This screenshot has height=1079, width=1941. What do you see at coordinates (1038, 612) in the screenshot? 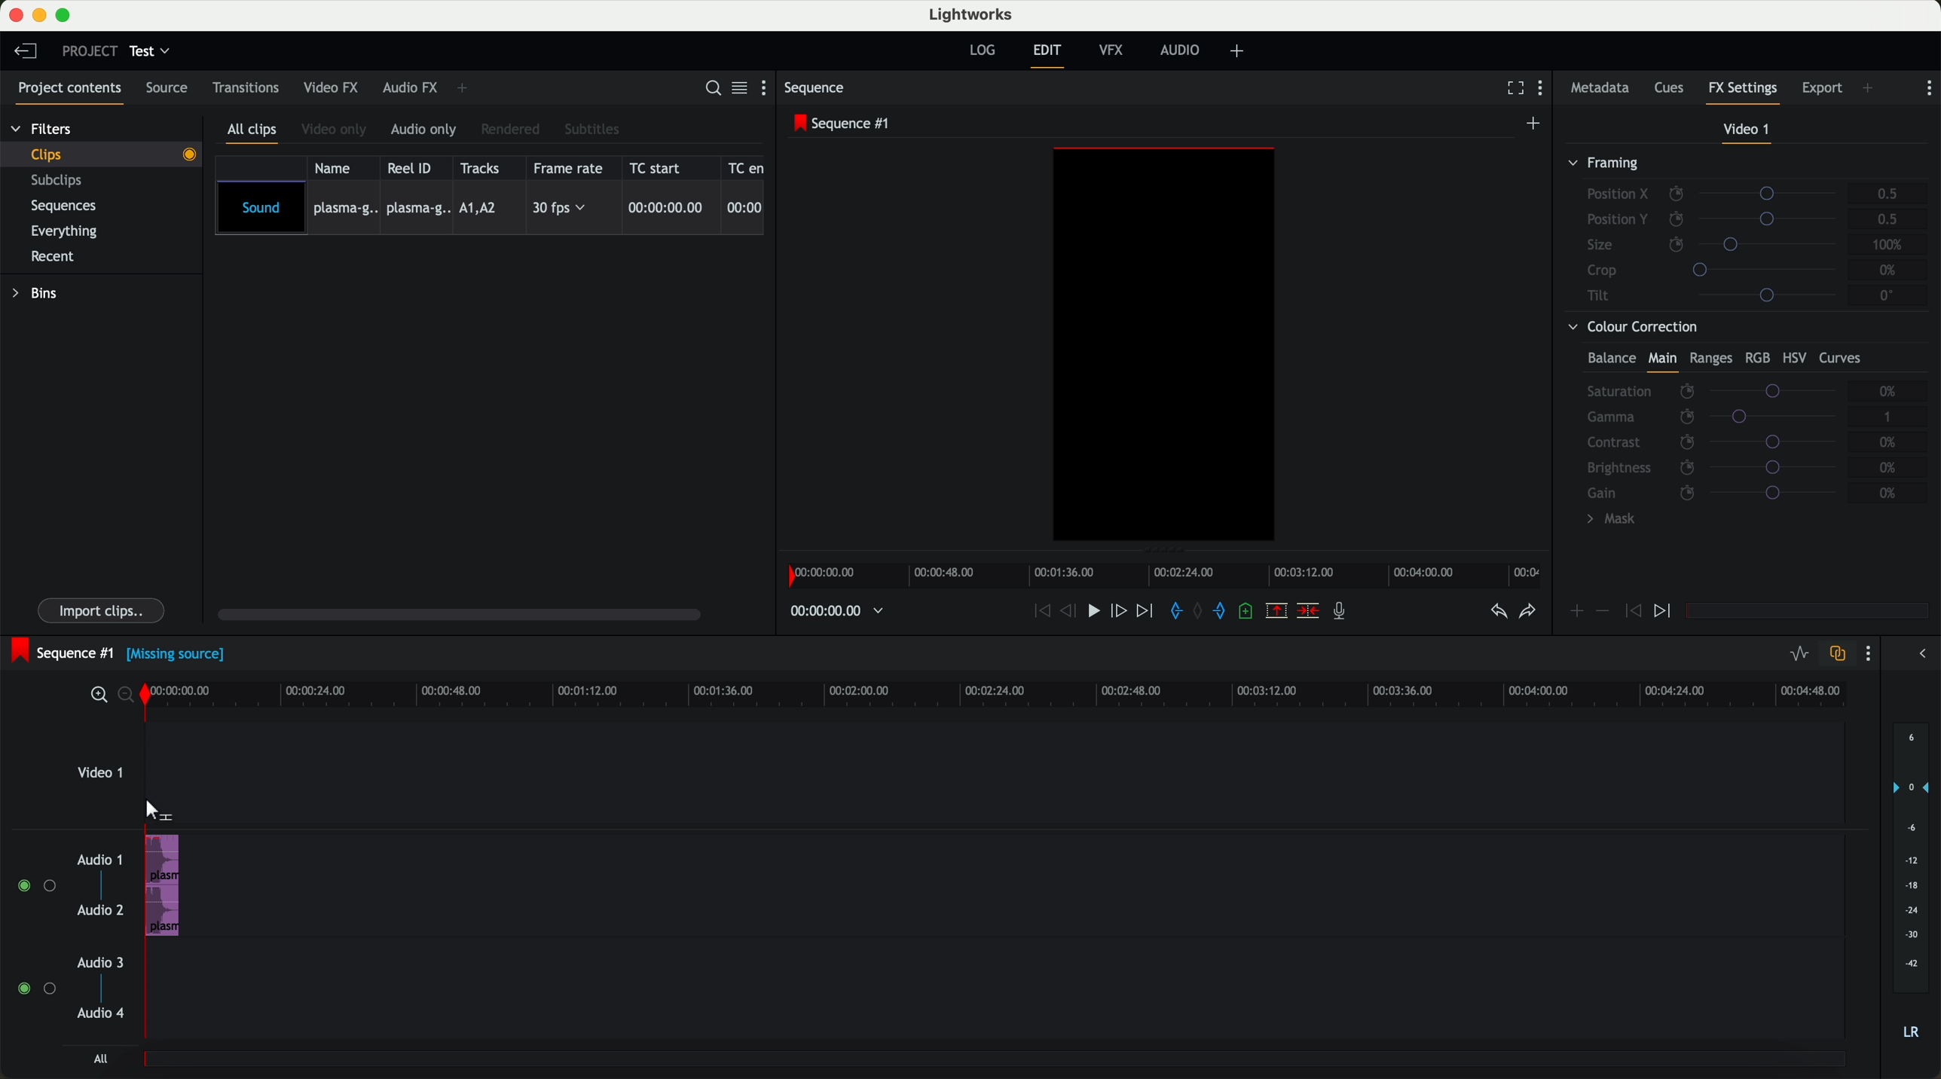
I see `move backward` at bounding box center [1038, 612].